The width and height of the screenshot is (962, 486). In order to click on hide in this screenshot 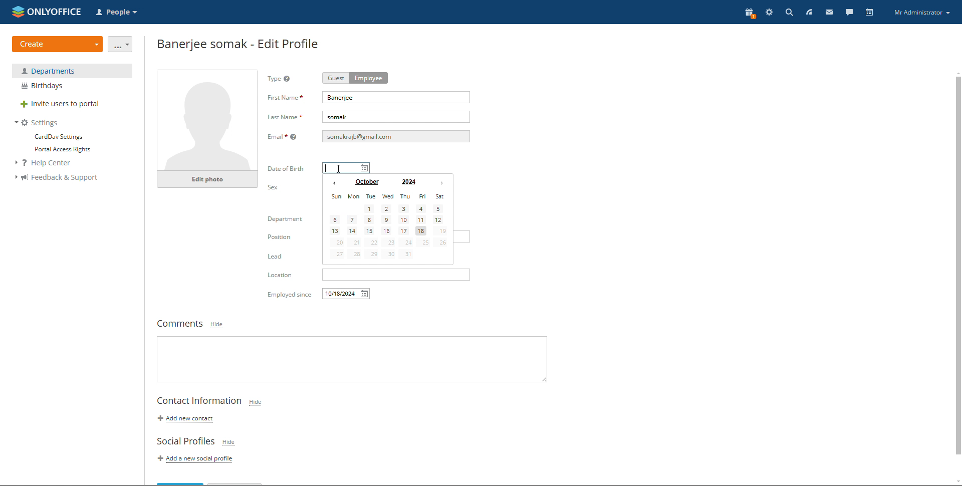, I will do `click(229, 442)`.